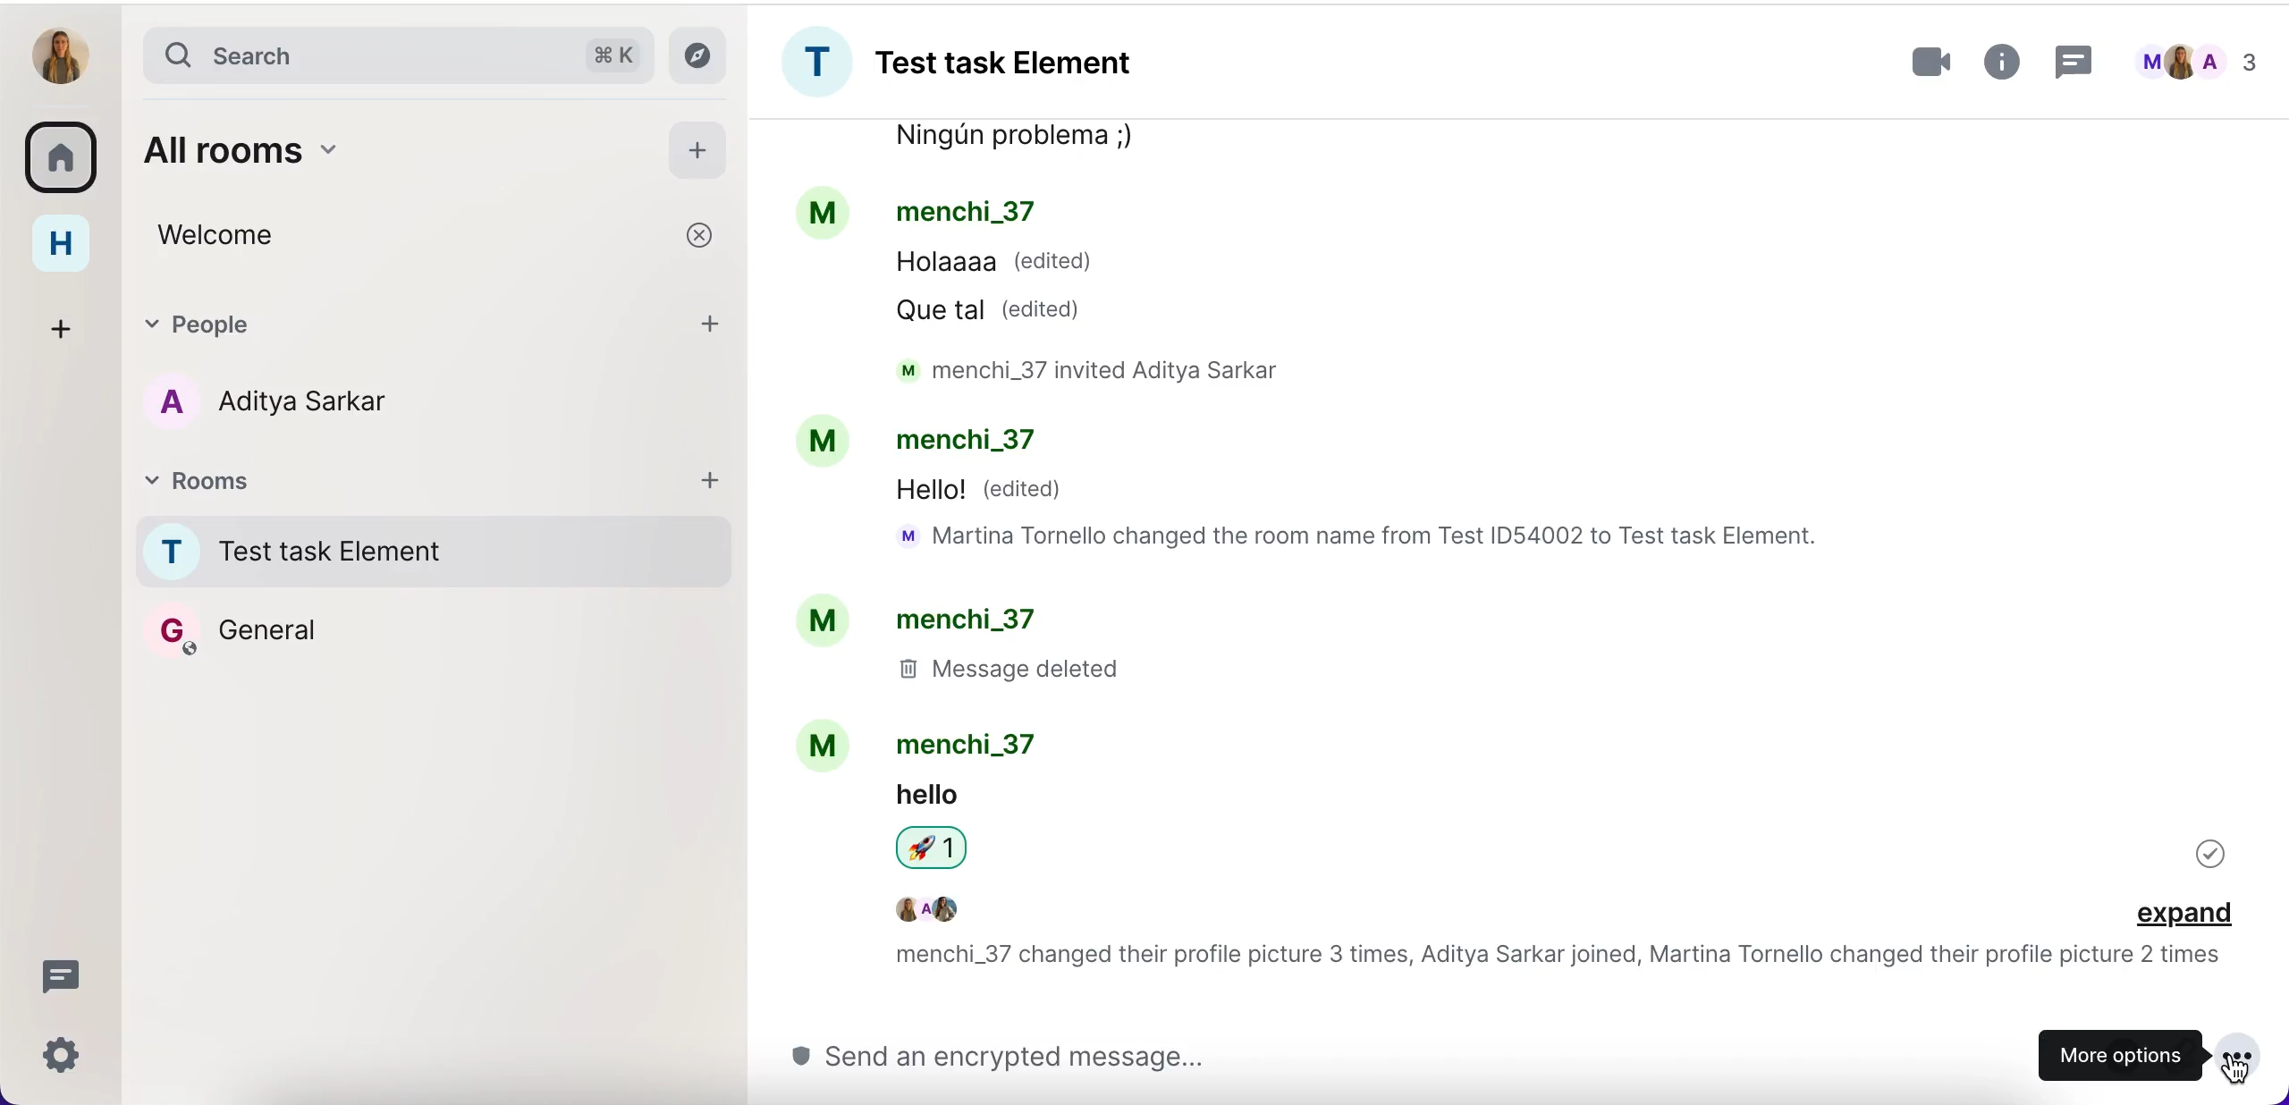 This screenshot has height=1105, width=2289. I want to click on add, so click(718, 324).